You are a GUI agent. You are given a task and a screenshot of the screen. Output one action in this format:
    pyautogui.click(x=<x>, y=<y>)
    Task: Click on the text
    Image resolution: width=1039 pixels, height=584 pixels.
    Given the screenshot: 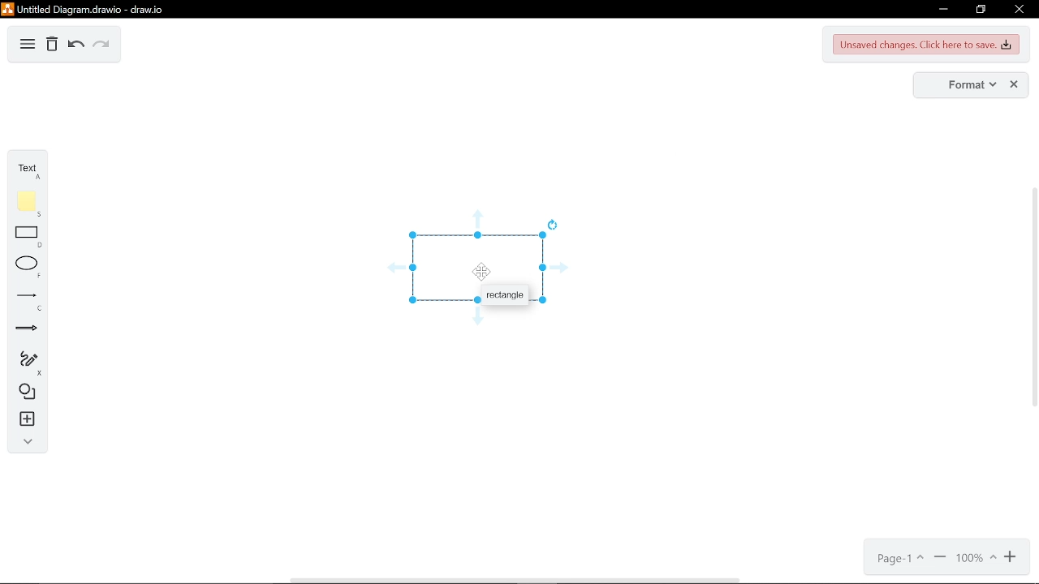 What is the action you would take?
    pyautogui.click(x=31, y=171)
    